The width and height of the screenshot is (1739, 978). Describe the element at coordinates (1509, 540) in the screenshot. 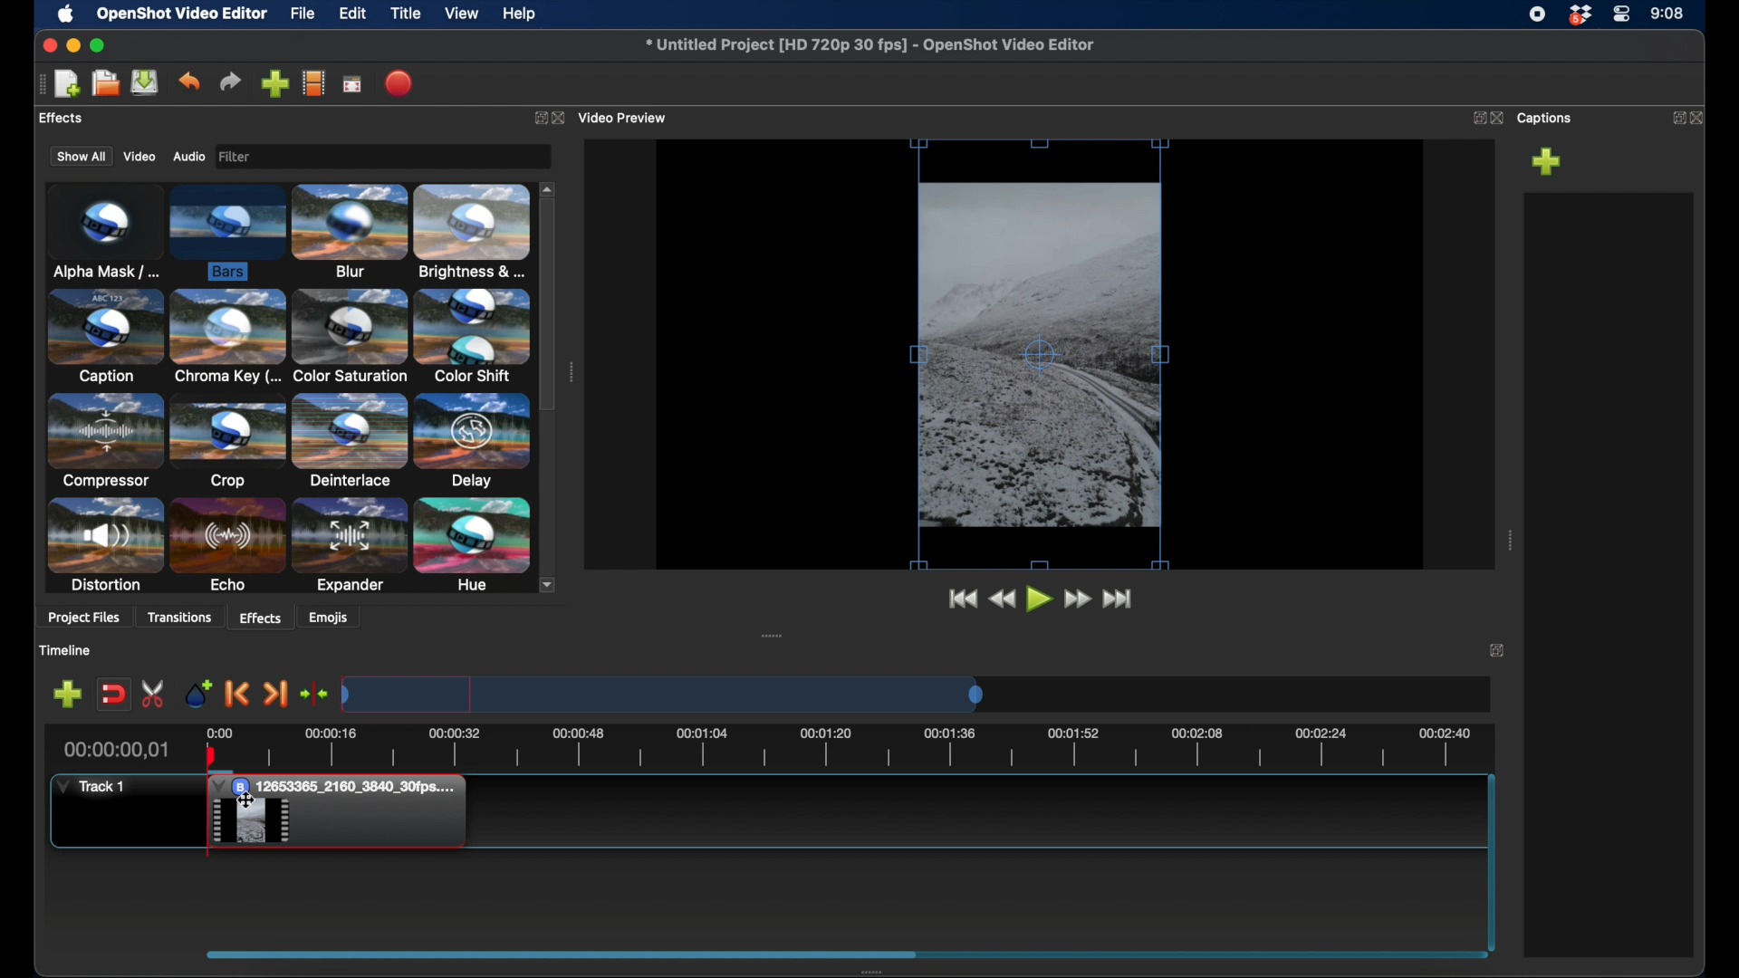

I see `drag handle` at that location.